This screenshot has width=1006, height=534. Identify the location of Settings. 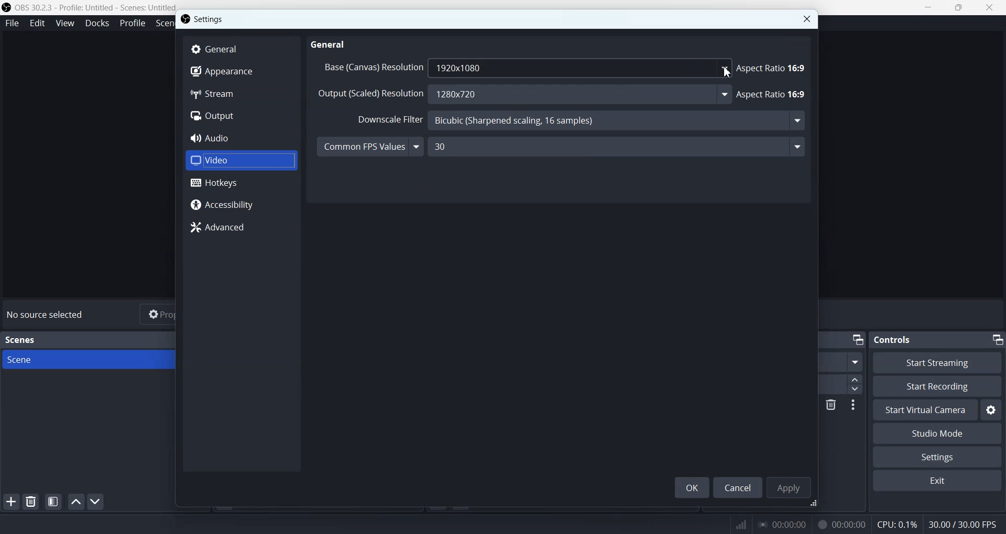
(203, 19).